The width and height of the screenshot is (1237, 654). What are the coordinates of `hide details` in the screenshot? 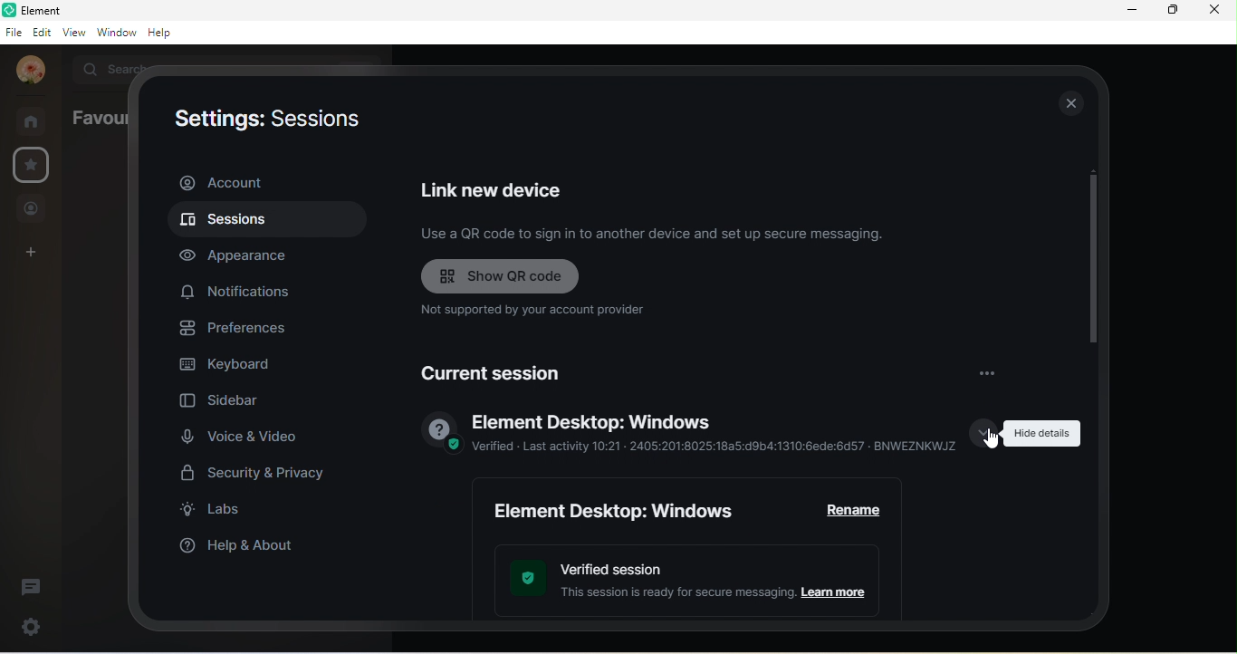 It's located at (1041, 436).